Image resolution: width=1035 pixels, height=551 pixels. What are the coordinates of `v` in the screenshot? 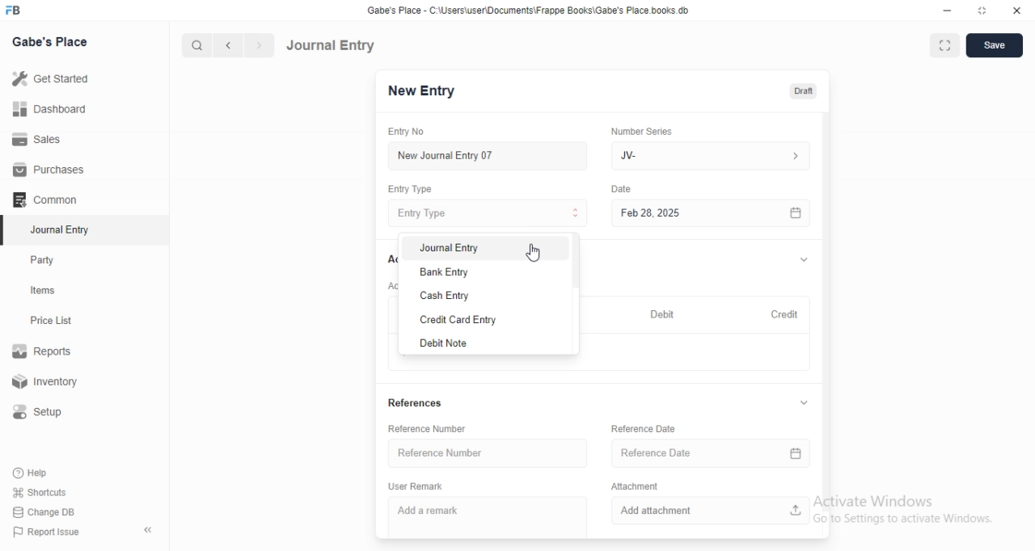 It's located at (804, 257).